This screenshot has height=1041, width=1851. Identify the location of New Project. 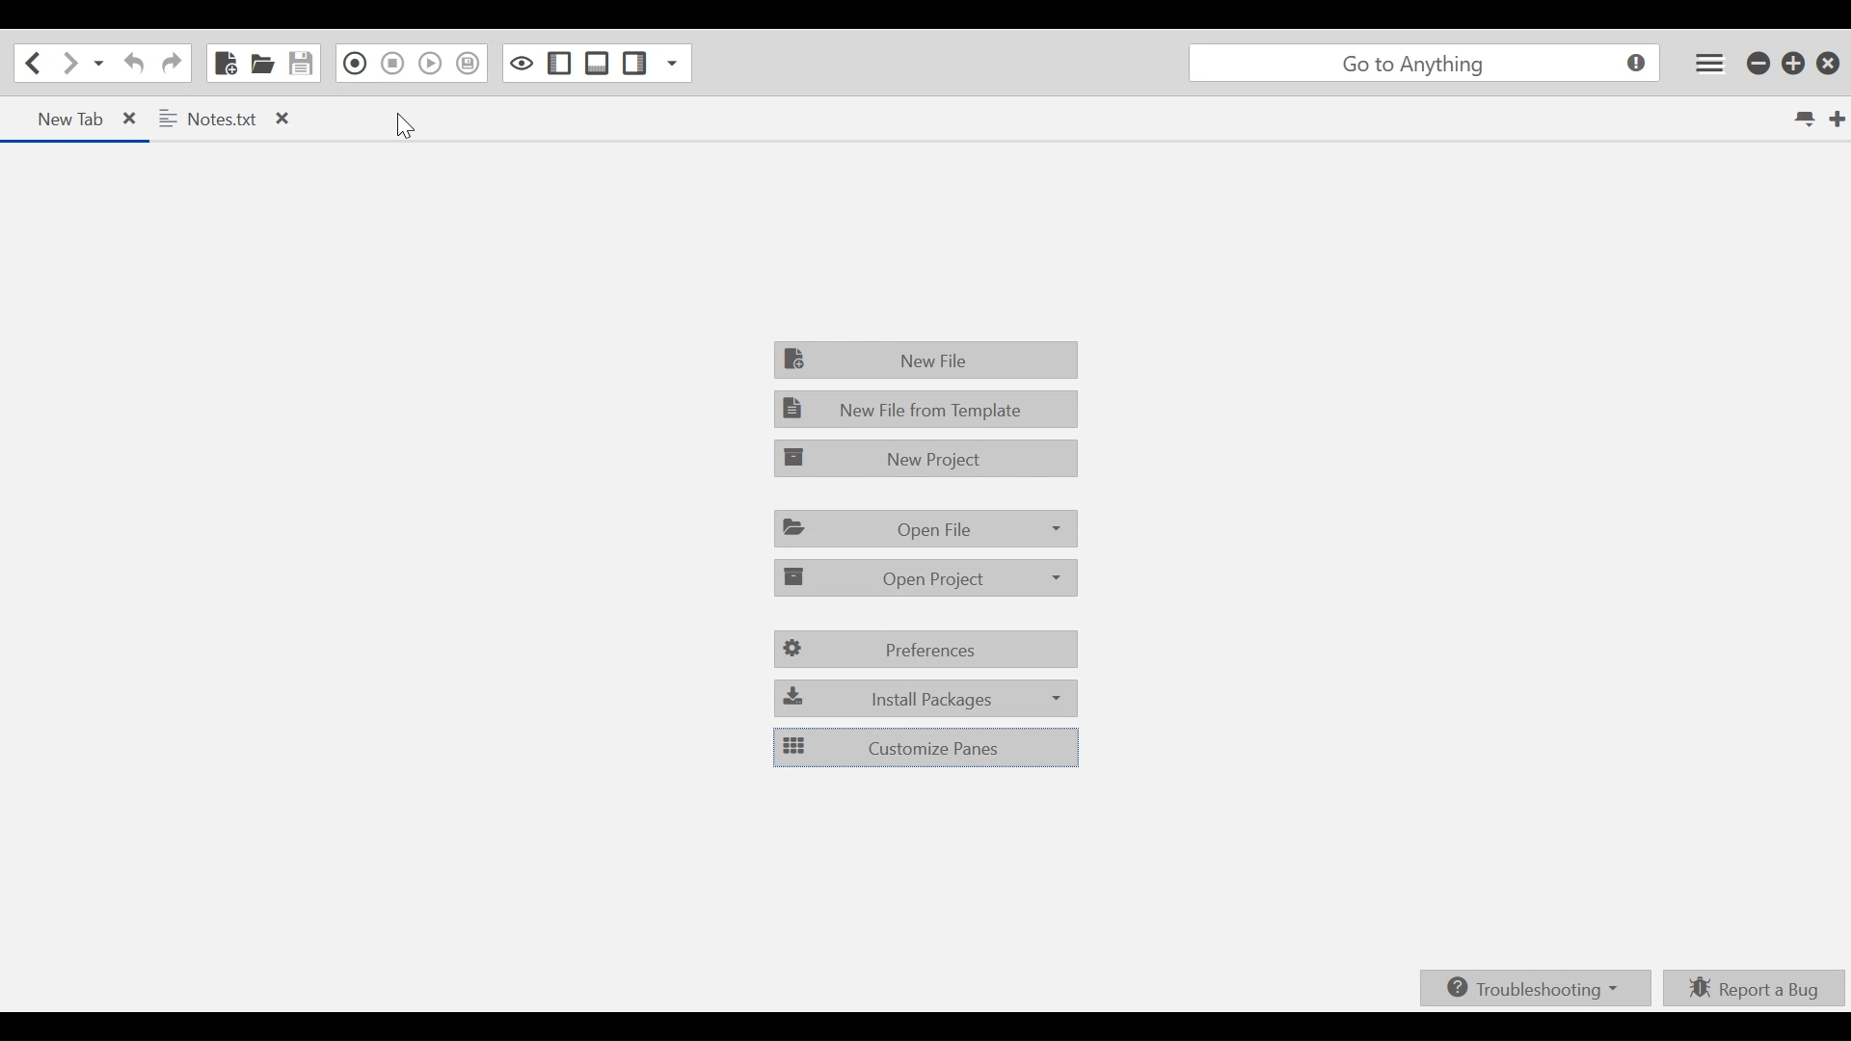
(926, 457).